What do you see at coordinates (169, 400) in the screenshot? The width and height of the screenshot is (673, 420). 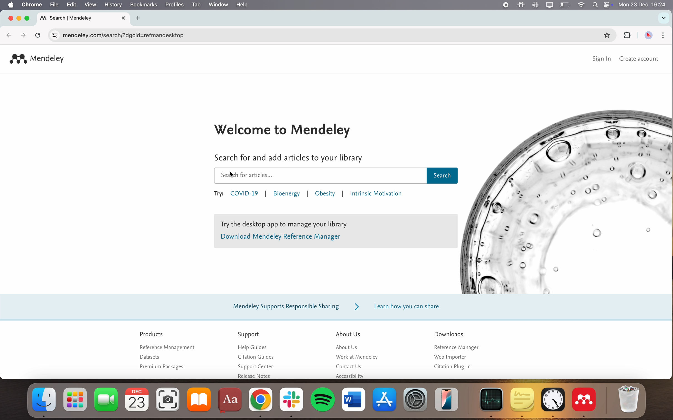 I see `screenshot` at bounding box center [169, 400].